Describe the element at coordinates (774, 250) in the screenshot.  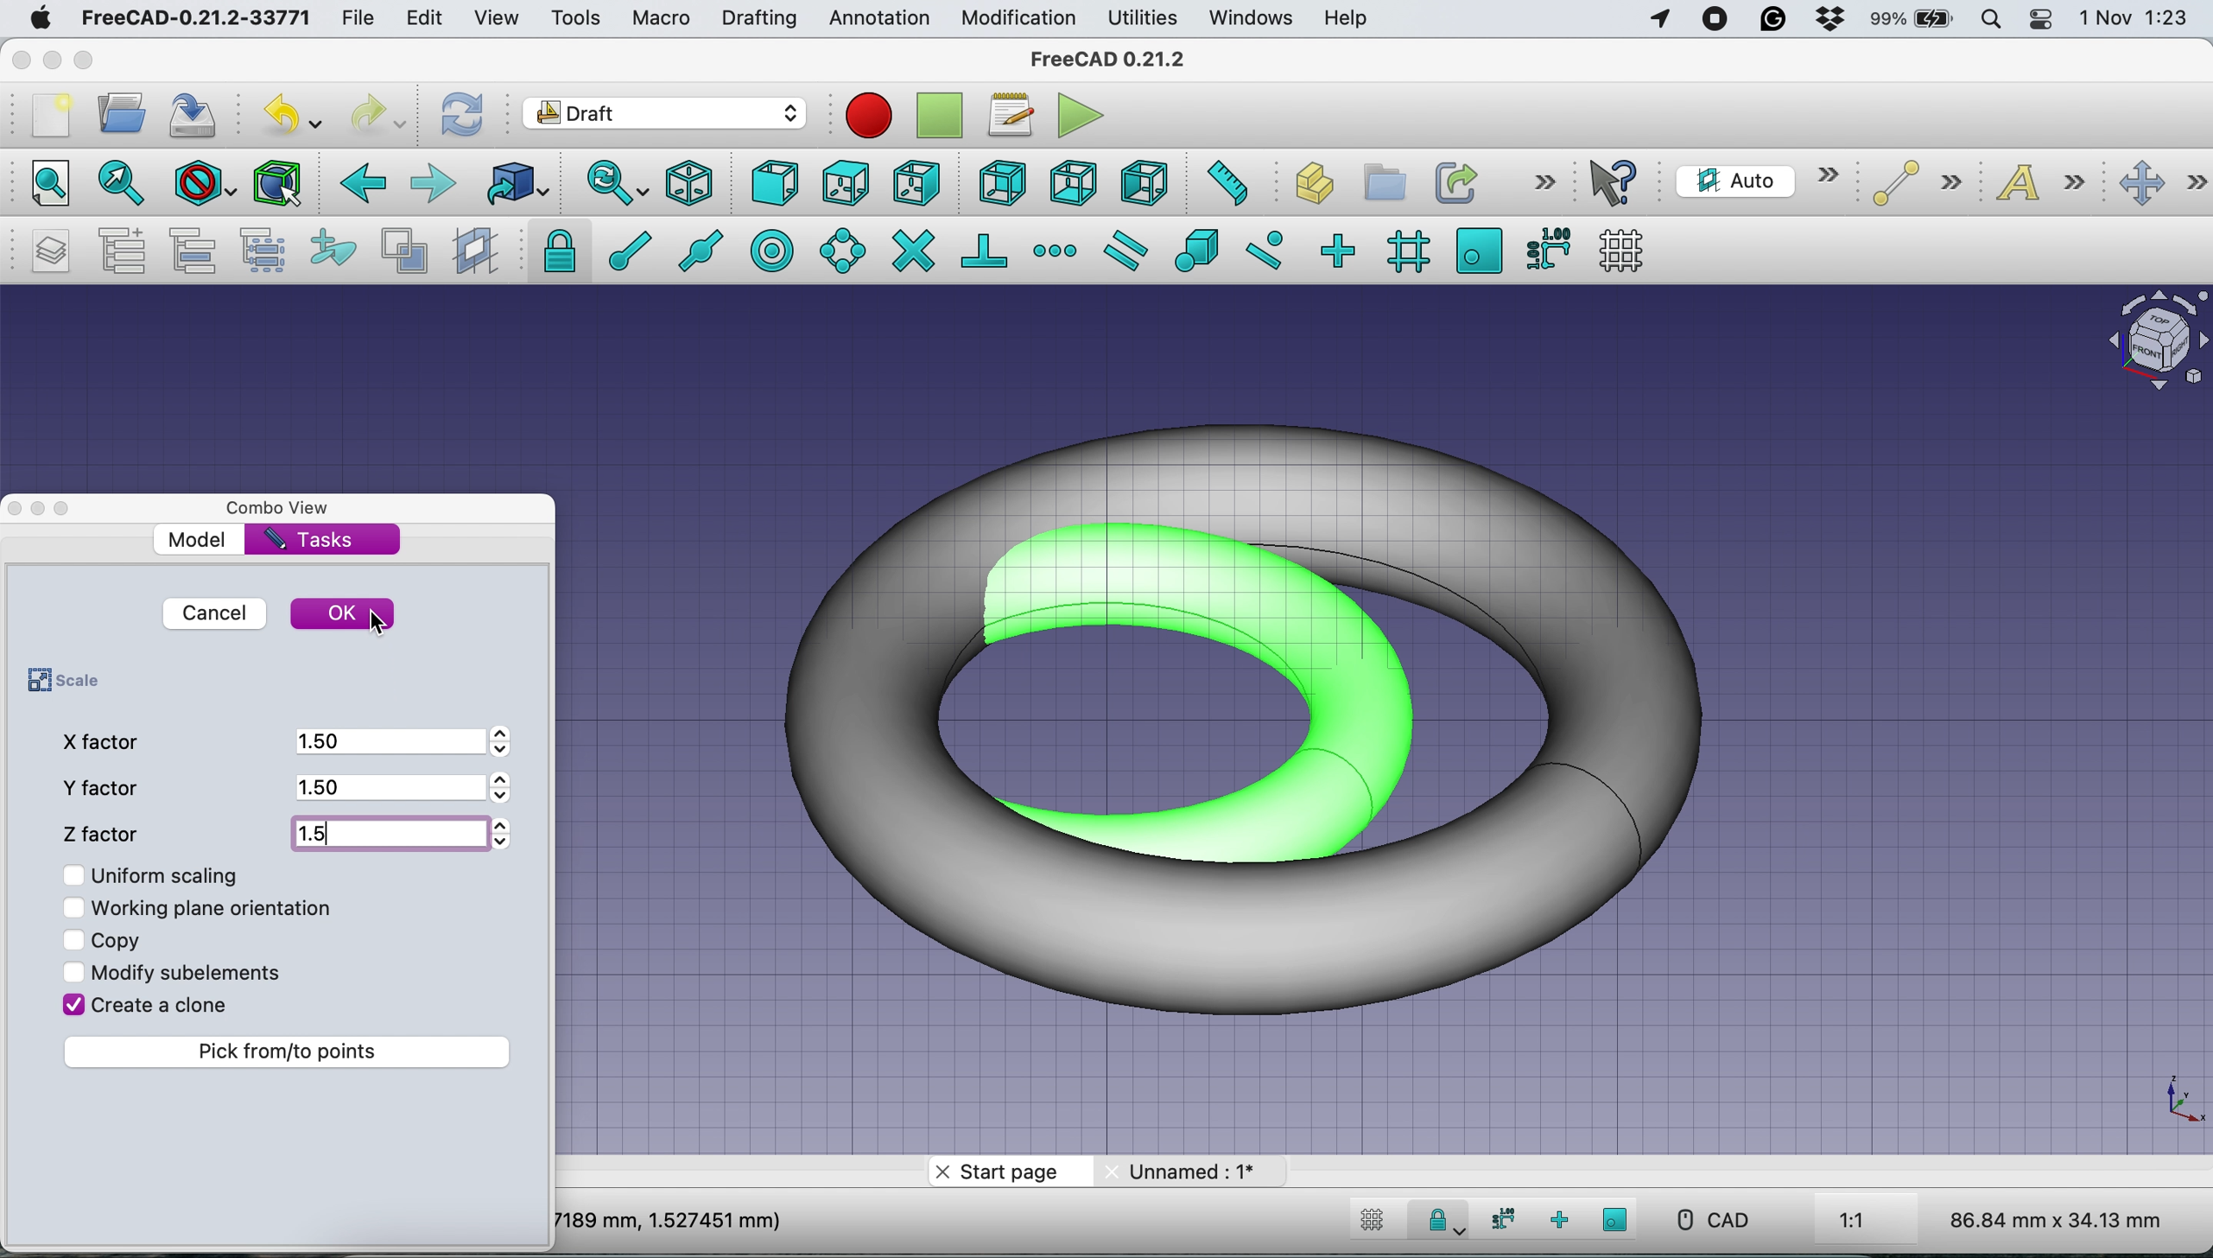
I see `snap center` at that location.